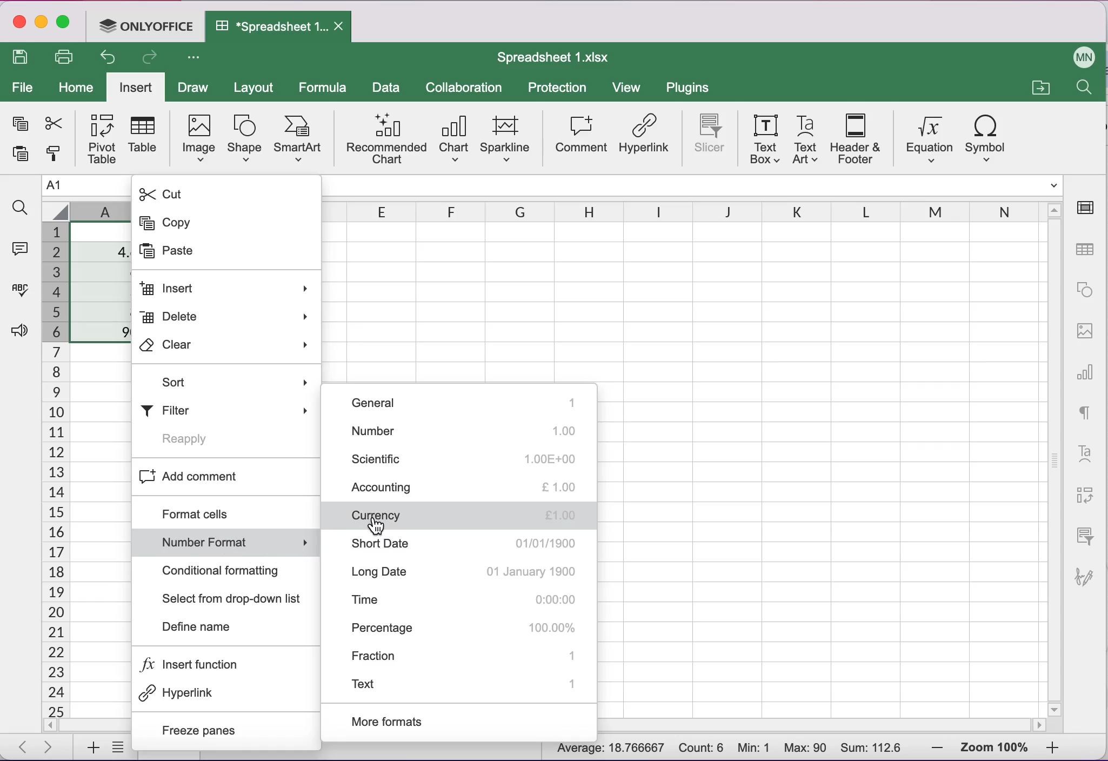  Describe the element at coordinates (1086, 376) in the screenshot. I see `chart` at that location.